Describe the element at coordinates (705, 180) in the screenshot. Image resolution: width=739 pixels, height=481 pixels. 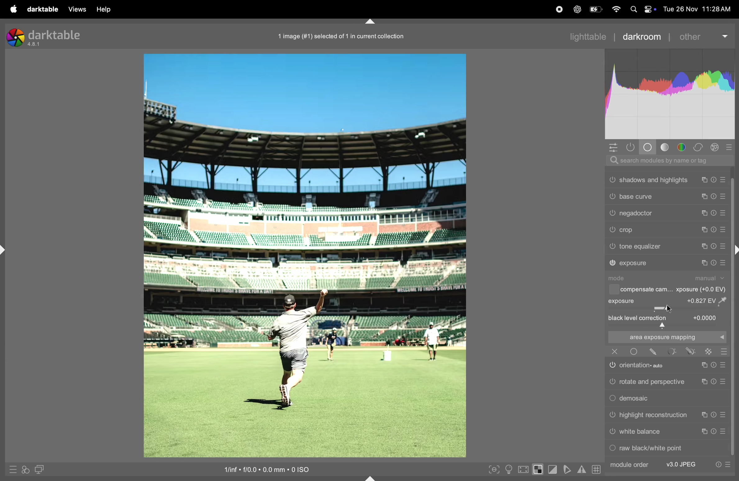
I see `copy` at that location.